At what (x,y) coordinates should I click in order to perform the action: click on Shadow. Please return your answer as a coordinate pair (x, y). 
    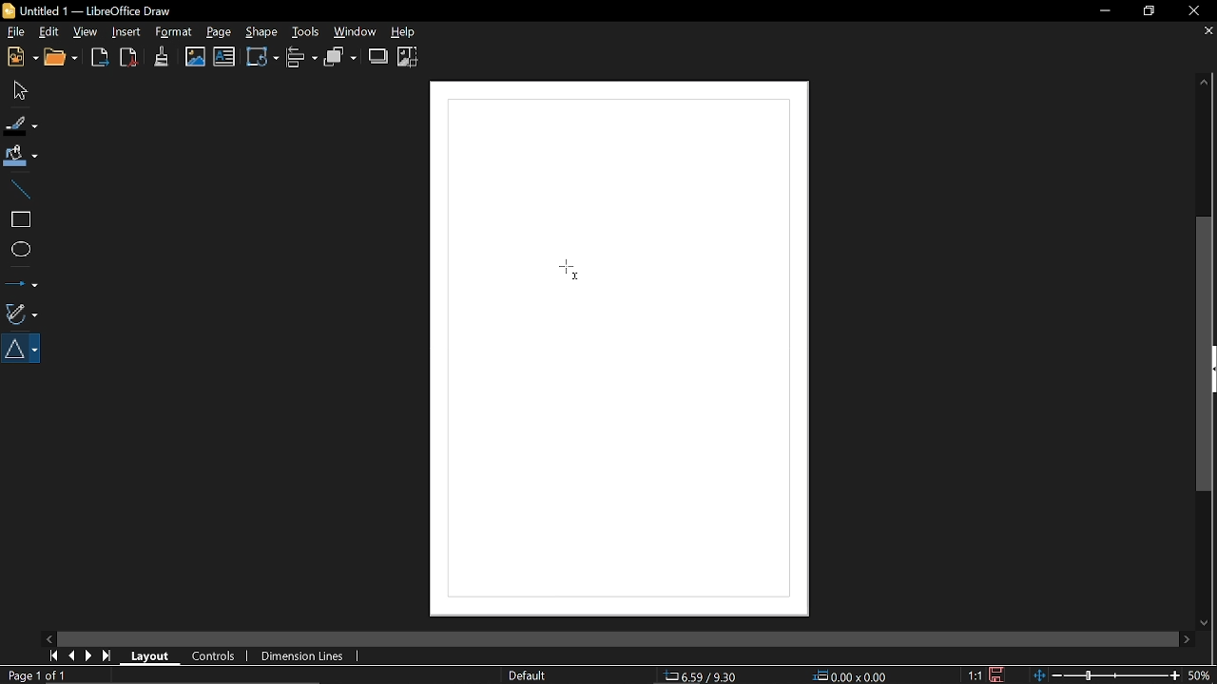
    Looking at the image, I should click on (378, 56).